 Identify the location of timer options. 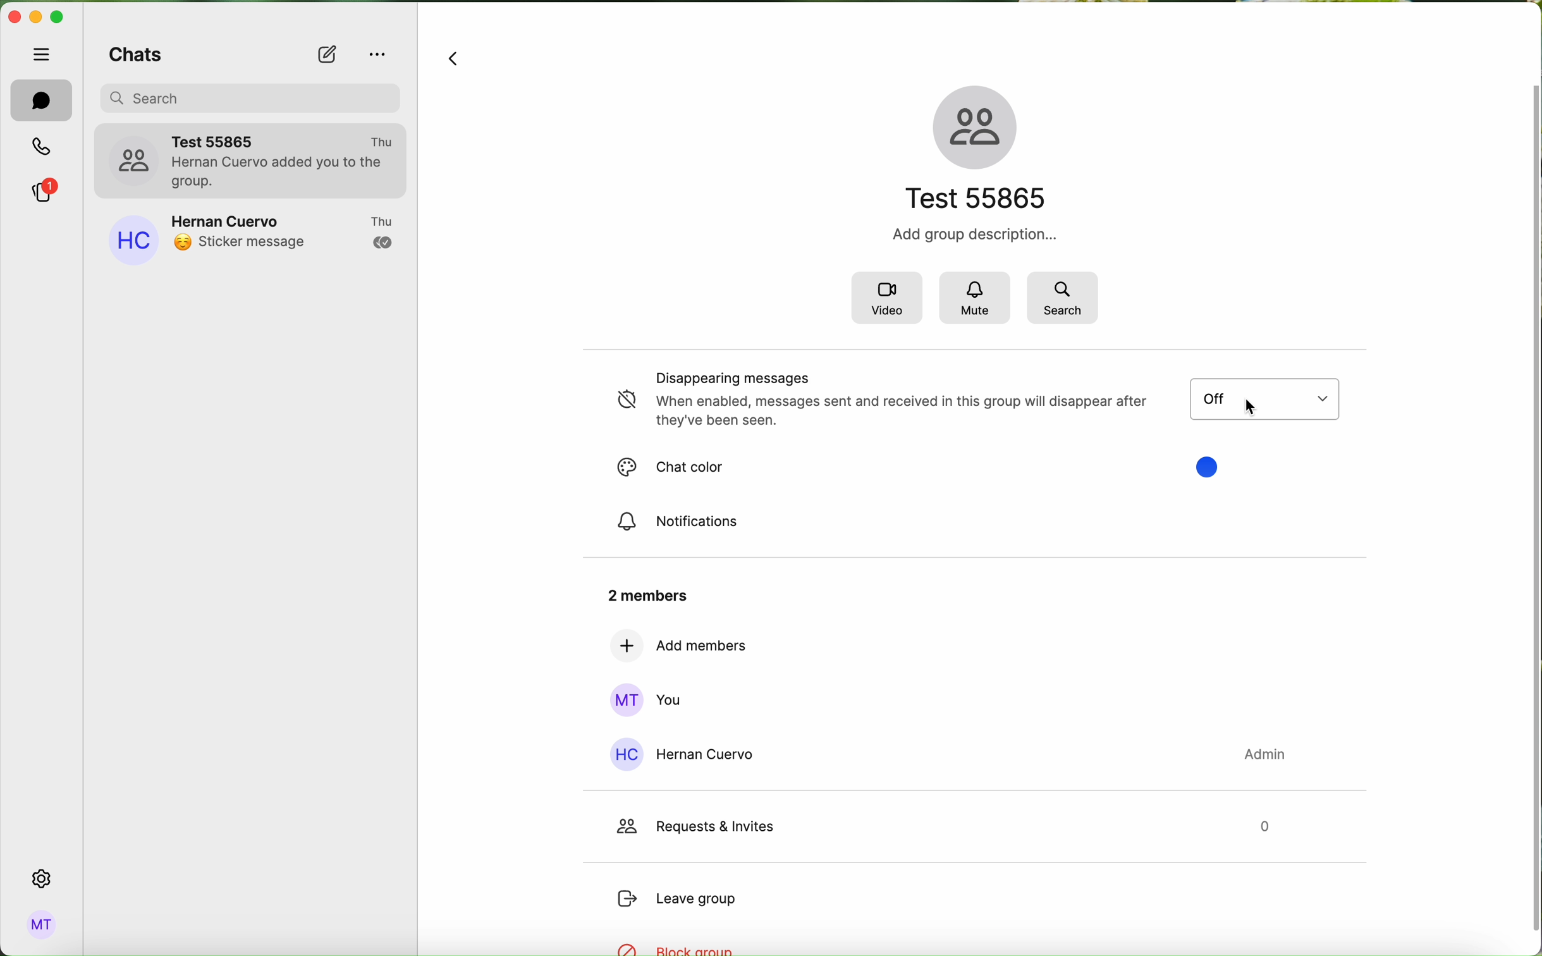
(1263, 398).